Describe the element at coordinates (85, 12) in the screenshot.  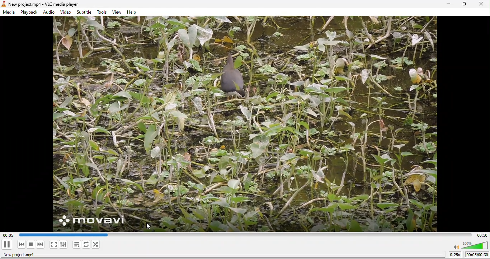
I see `subtitle` at that location.